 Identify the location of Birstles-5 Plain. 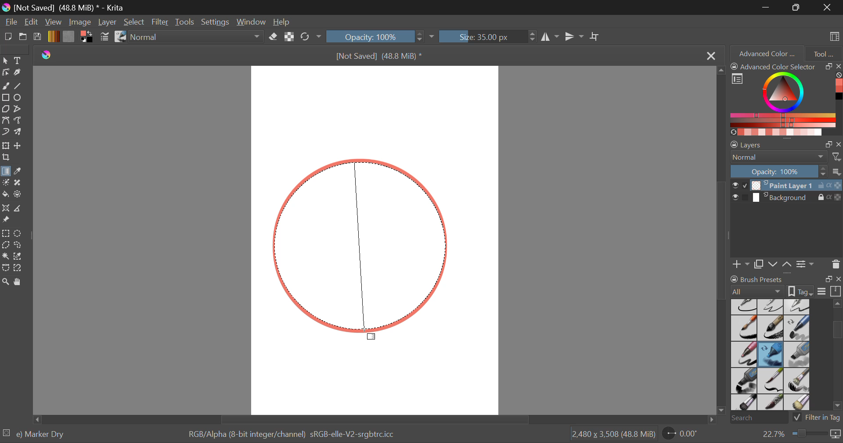
(799, 403).